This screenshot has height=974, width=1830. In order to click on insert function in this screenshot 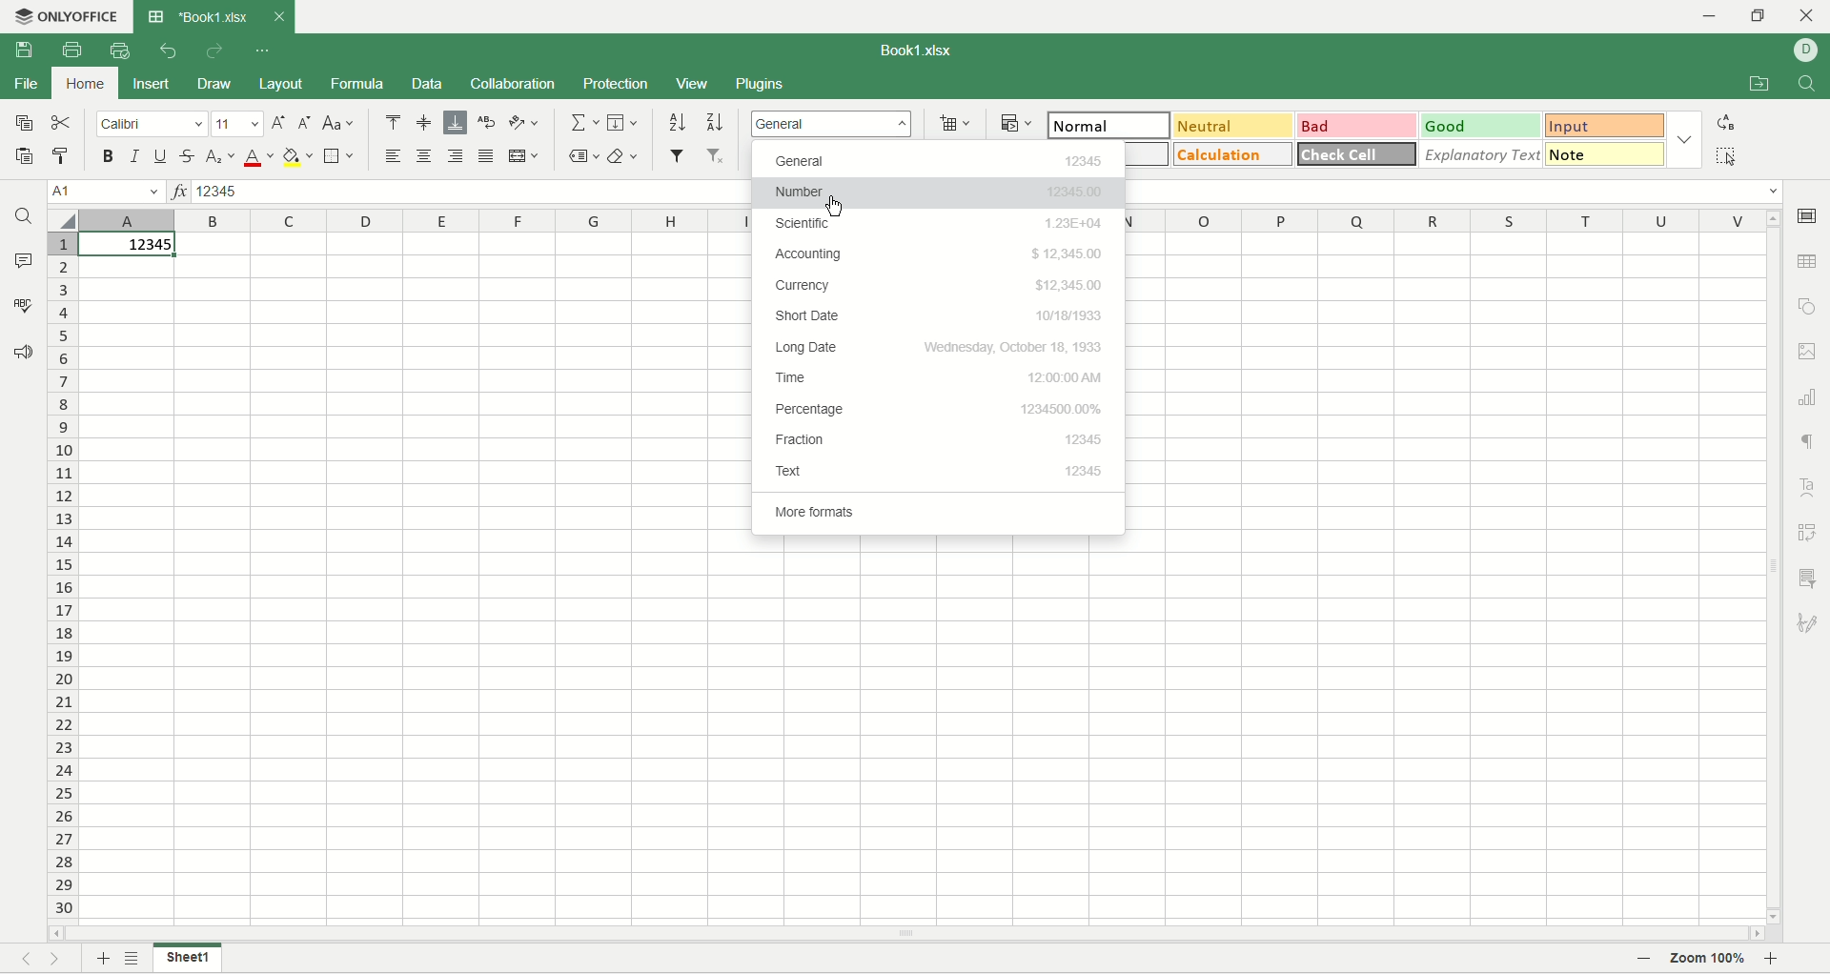, I will do `click(176, 192)`.